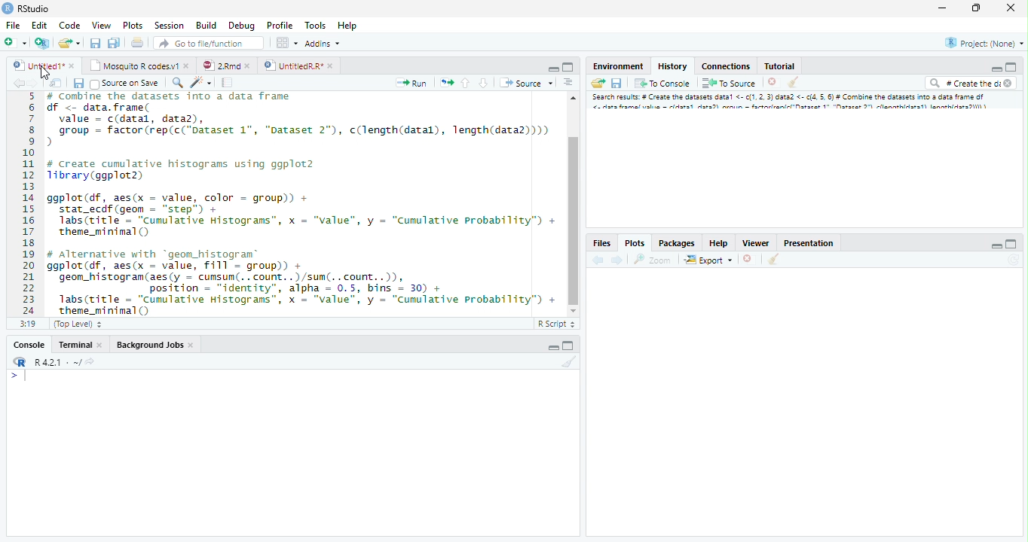 The height and width of the screenshot is (542, 1028). What do you see at coordinates (78, 84) in the screenshot?
I see `Save` at bounding box center [78, 84].